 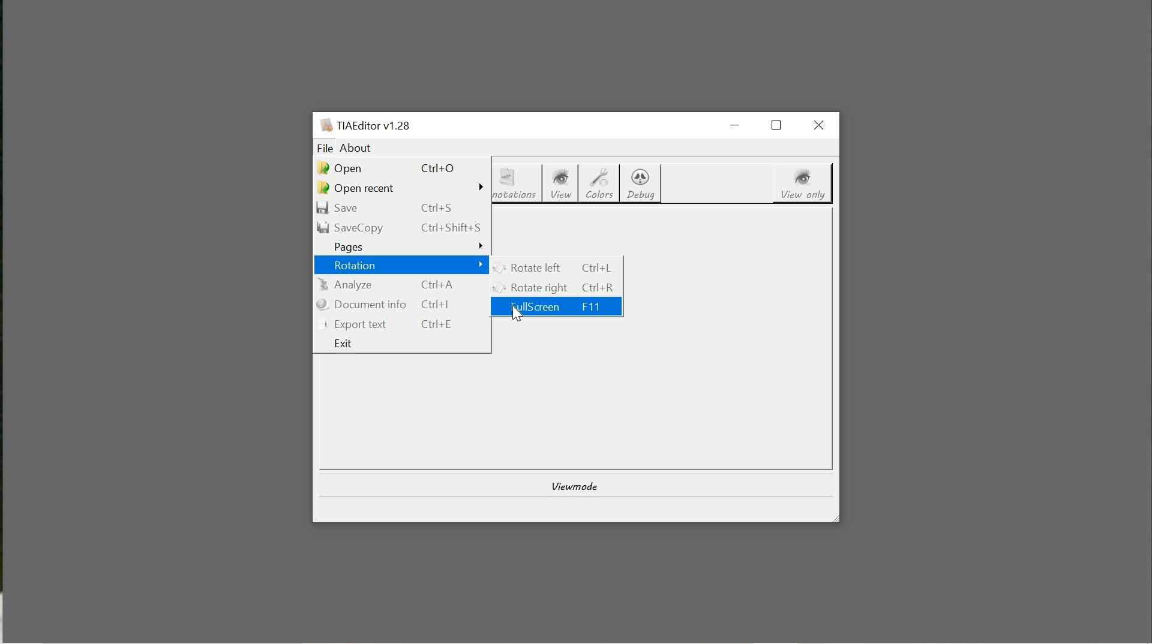 What do you see at coordinates (398, 210) in the screenshot?
I see `save` at bounding box center [398, 210].